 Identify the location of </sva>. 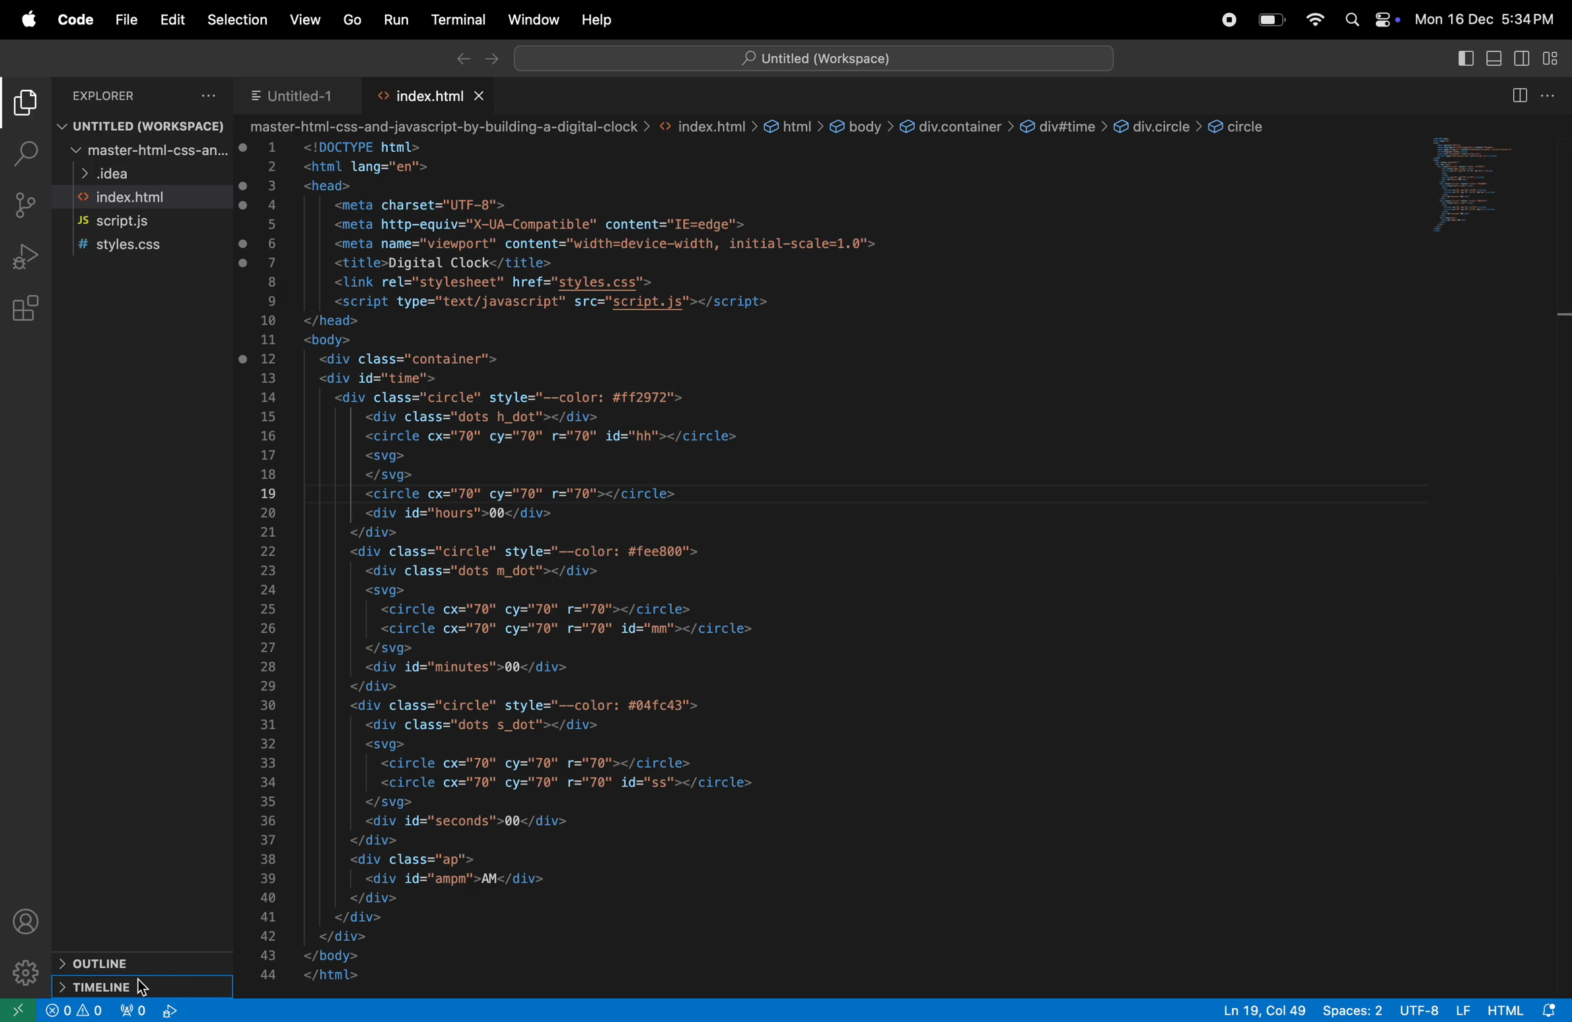
(390, 802).